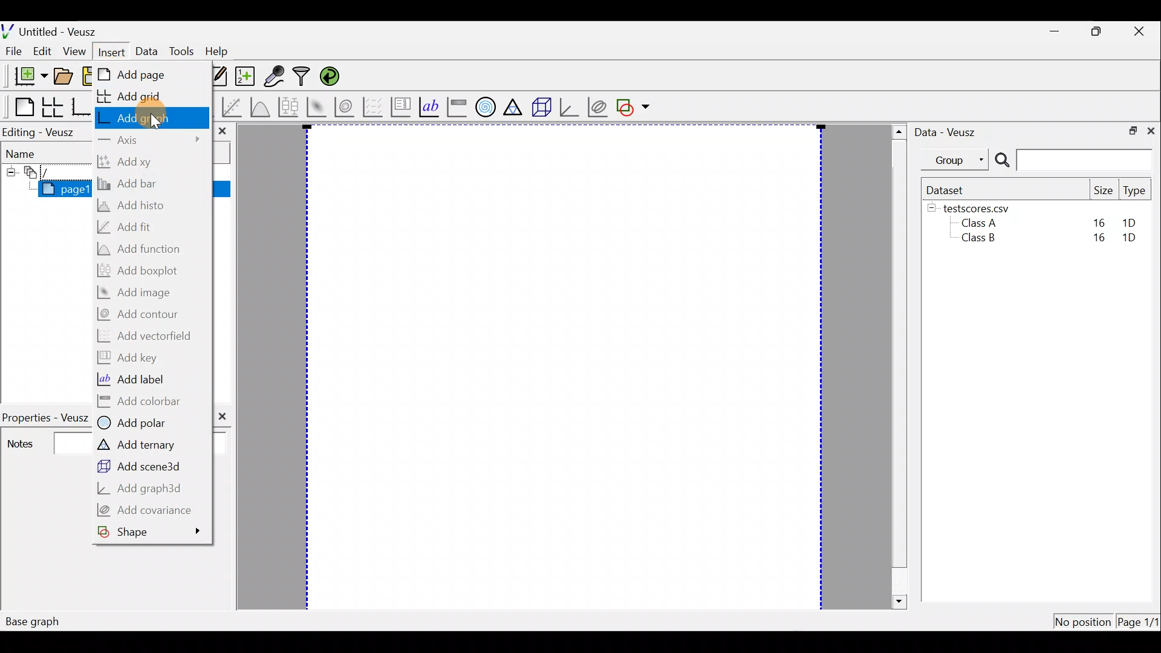  Describe the element at coordinates (222, 131) in the screenshot. I see `close` at that location.